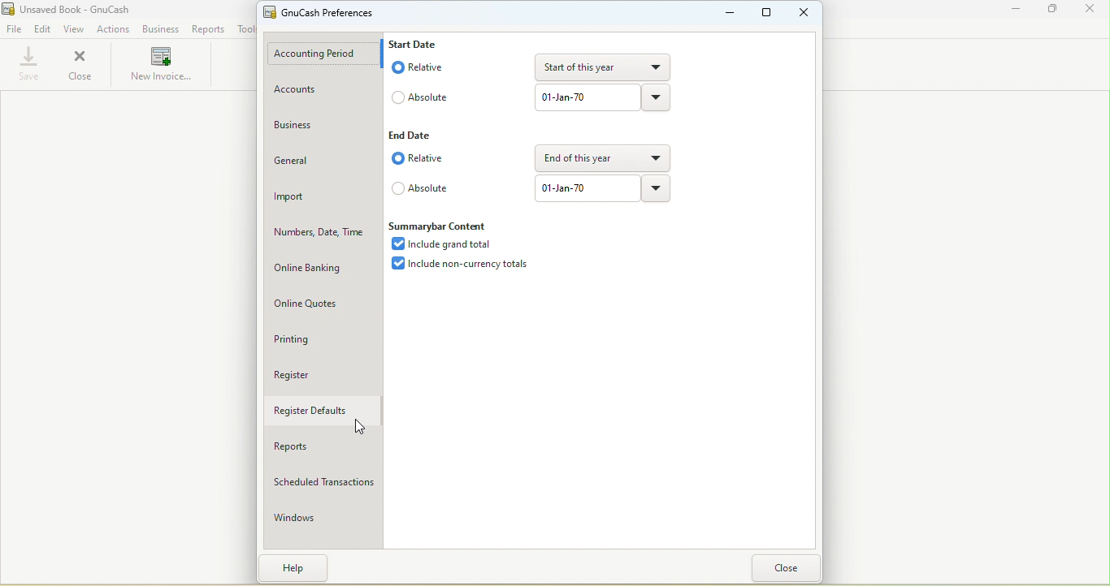 Image resolution: width=1110 pixels, height=586 pixels. Describe the element at coordinates (83, 65) in the screenshot. I see `Close` at that location.